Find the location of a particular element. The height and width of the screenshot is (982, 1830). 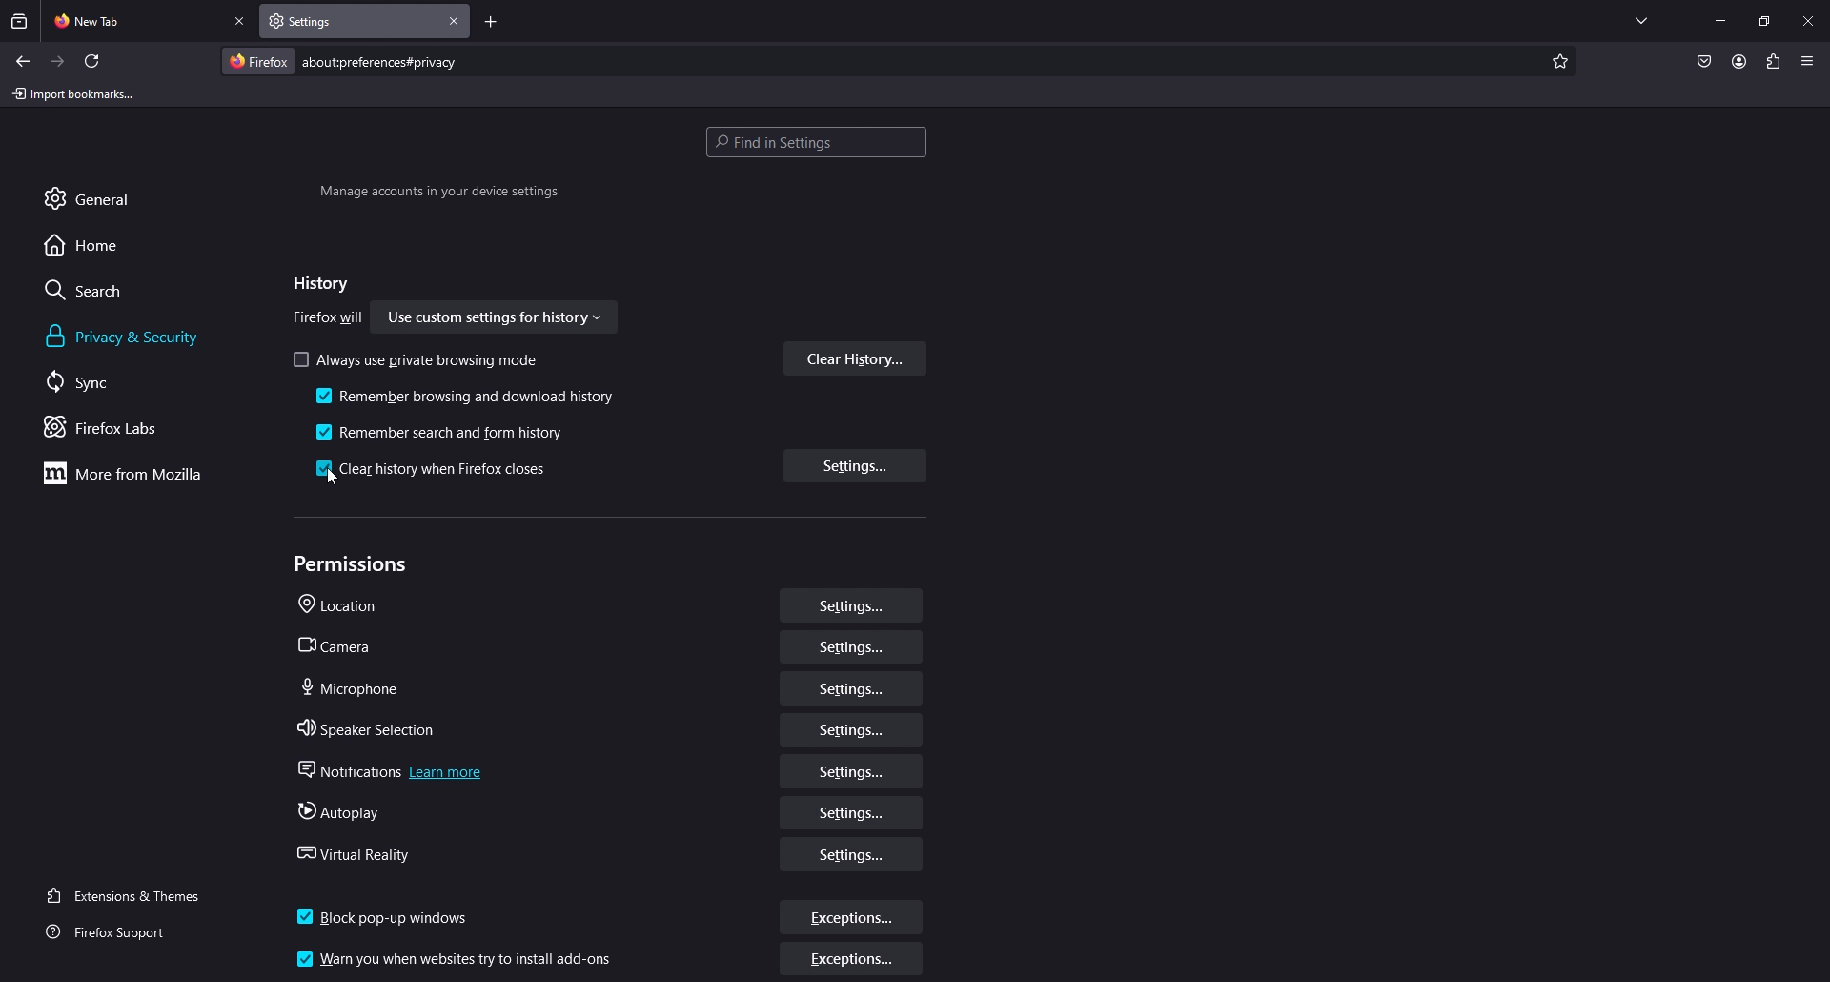

refresh is located at coordinates (92, 61).